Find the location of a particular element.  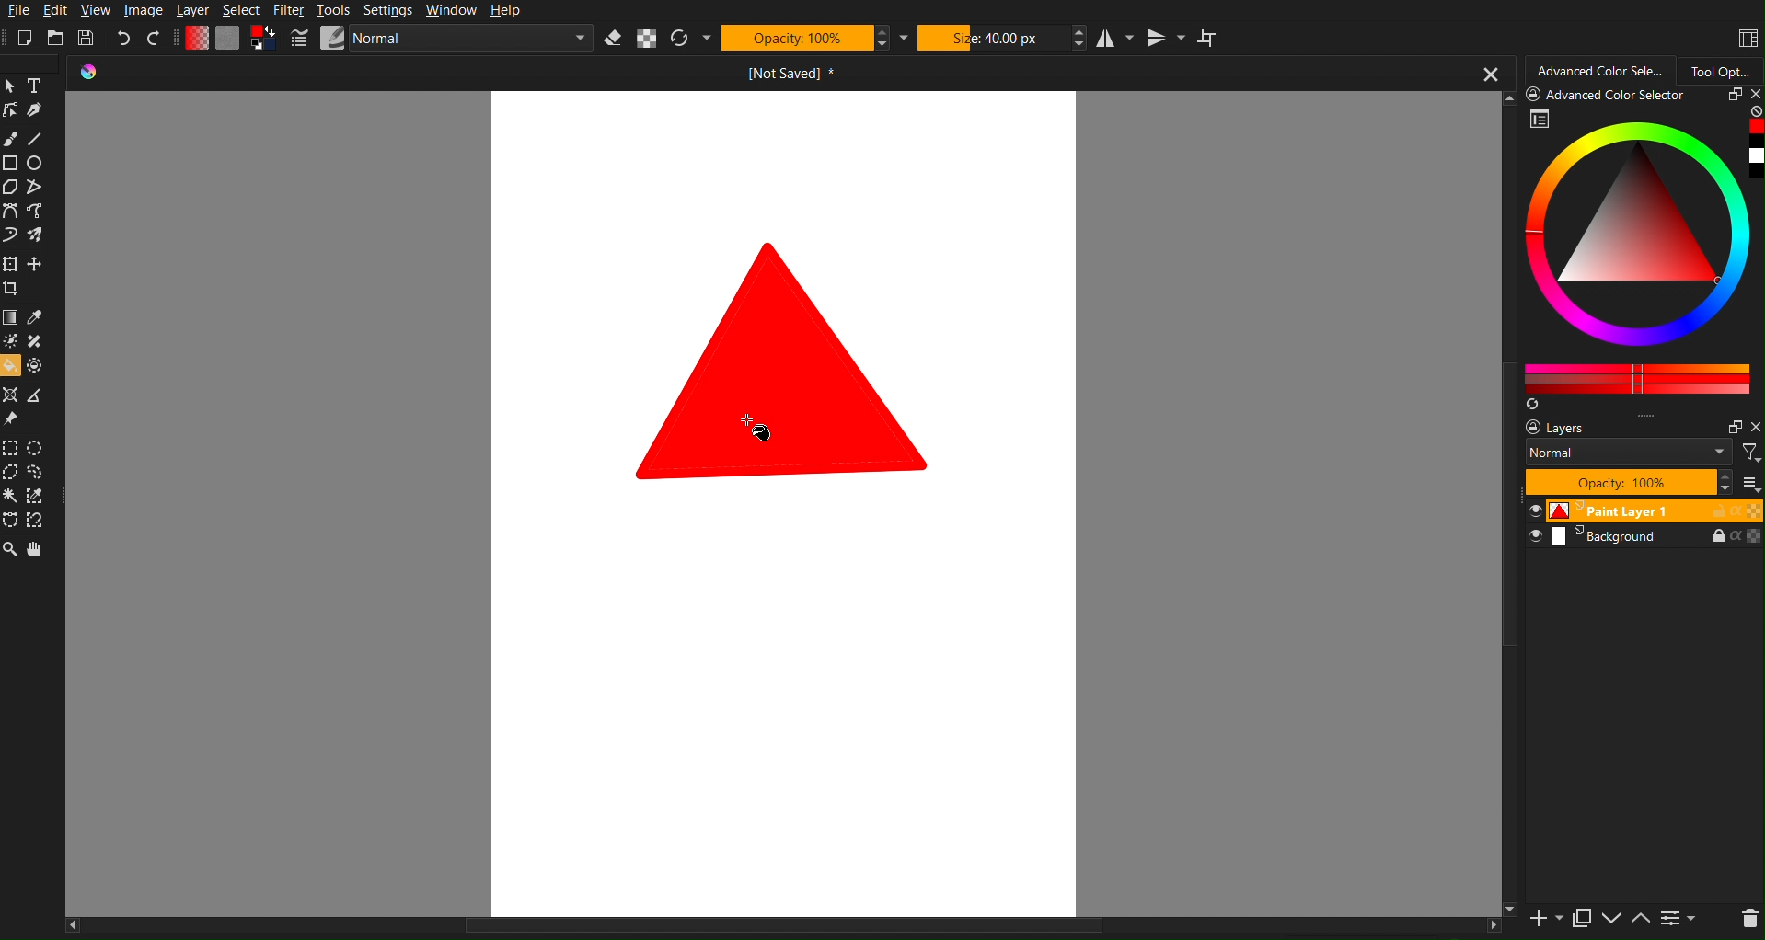

create a list of colors from the image is located at coordinates (1531, 406).